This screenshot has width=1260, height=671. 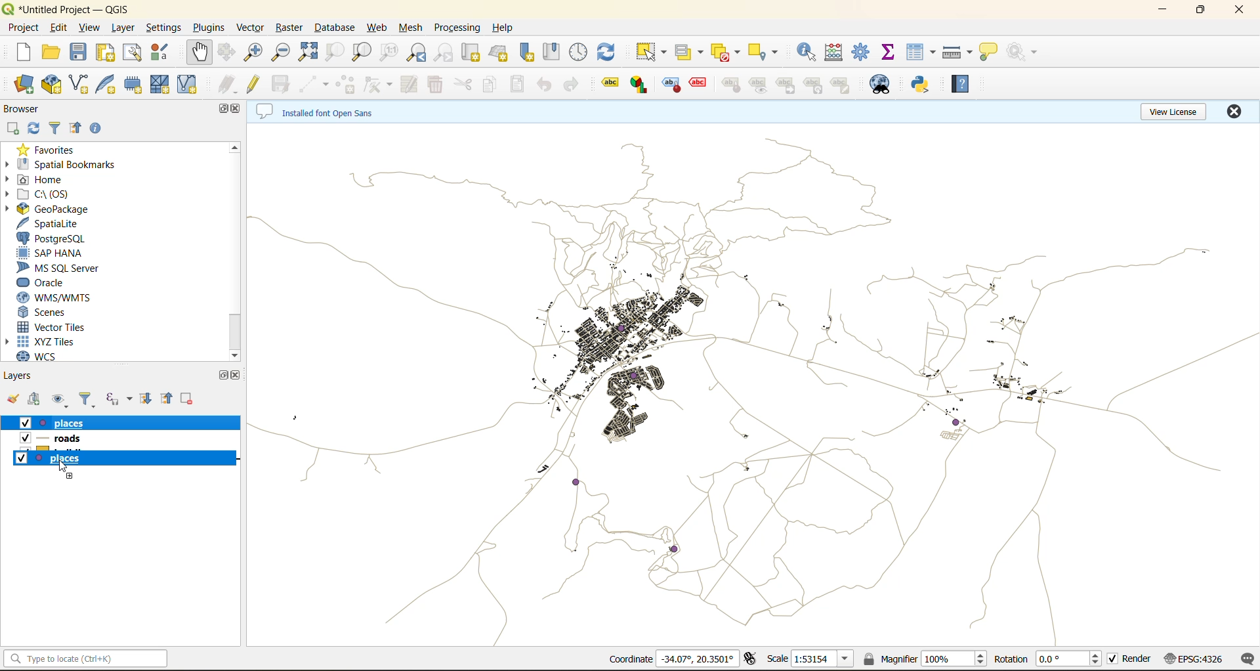 I want to click on pin/unpin labels and diagrams, so click(x=730, y=85).